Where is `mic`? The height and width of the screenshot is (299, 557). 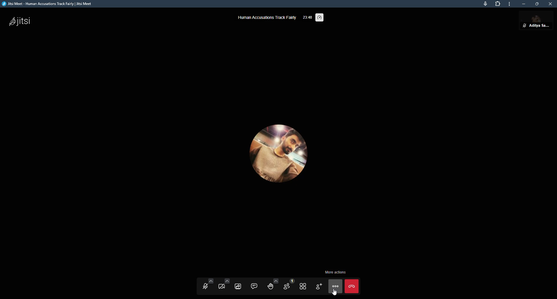 mic is located at coordinates (485, 4).